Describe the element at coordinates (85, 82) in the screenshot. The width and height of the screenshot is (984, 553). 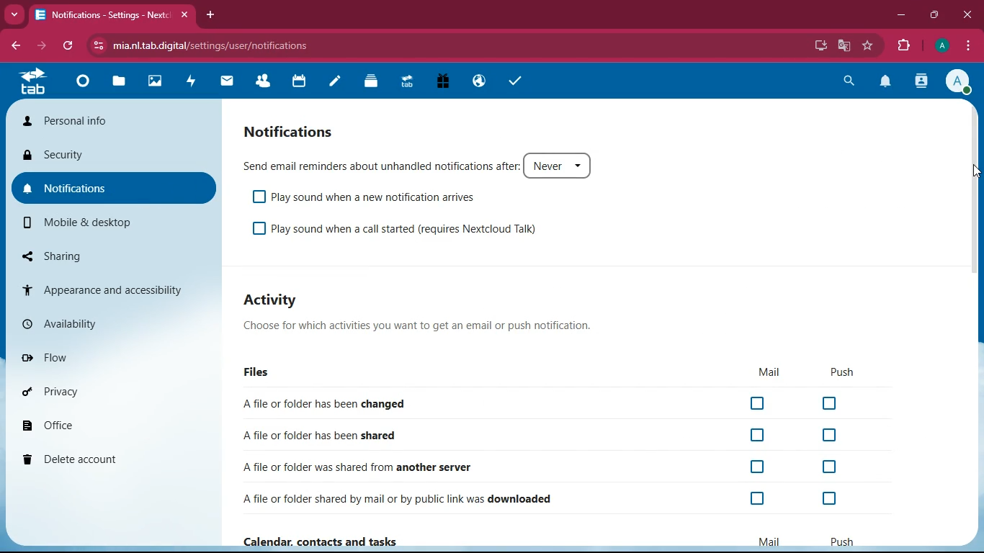
I see `dashboard` at that location.